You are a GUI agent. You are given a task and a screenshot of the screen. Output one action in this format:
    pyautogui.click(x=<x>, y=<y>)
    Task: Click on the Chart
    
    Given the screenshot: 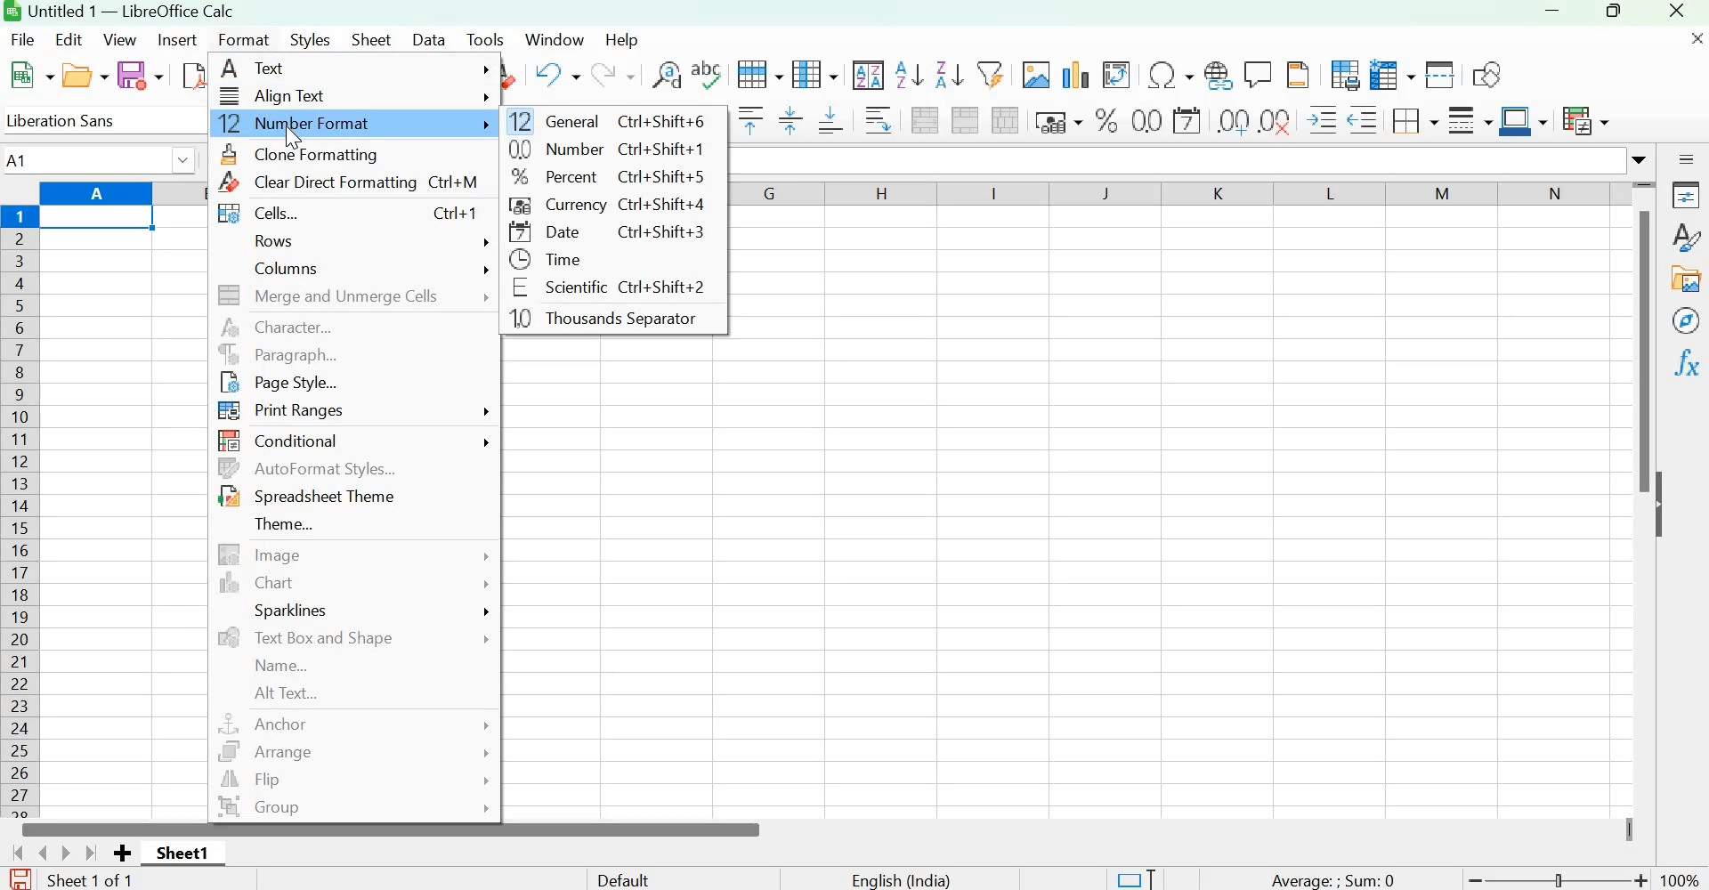 What is the action you would take?
    pyautogui.click(x=264, y=584)
    